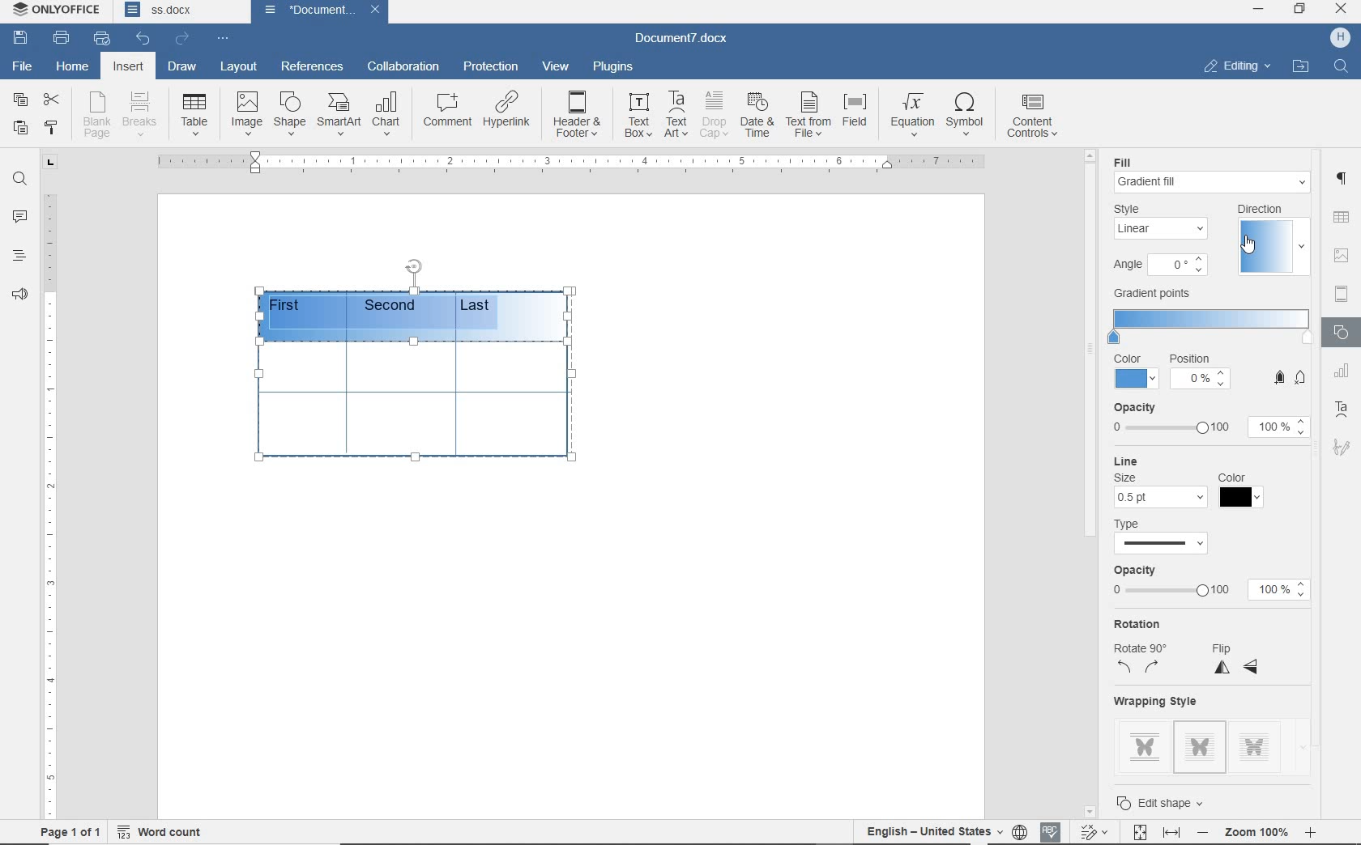 The width and height of the screenshot is (1361, 845). Describe the element at coordinates (1131, 478) in the screenshot. I see `size` at that location.